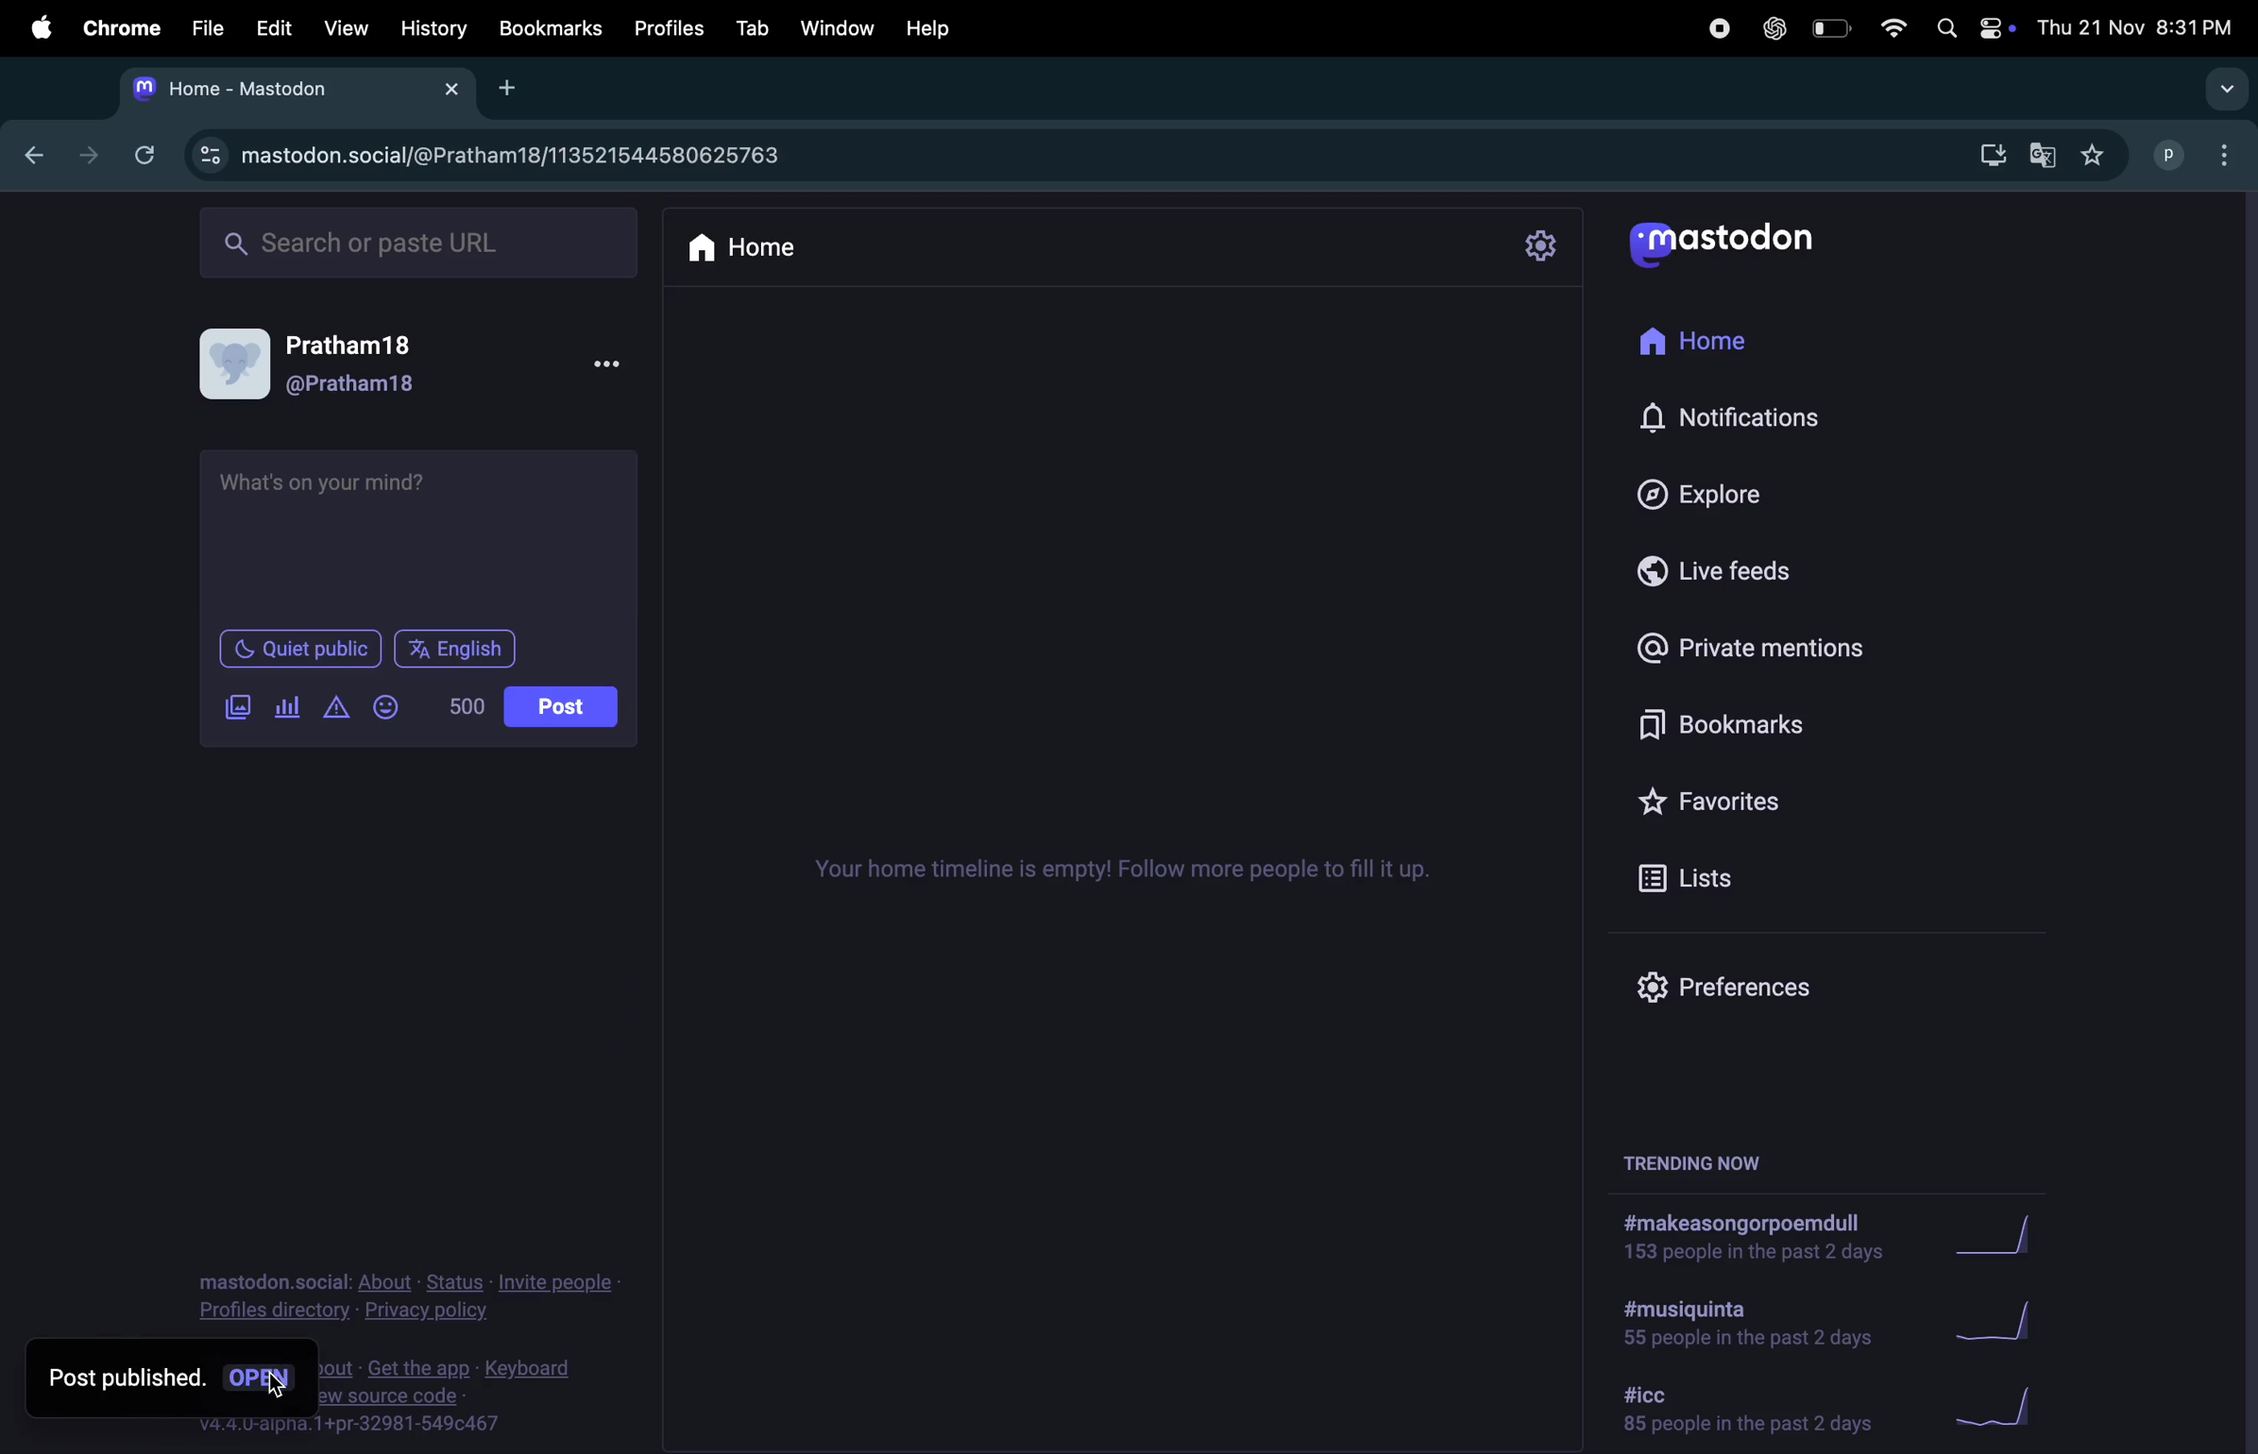 This screenshot has height=1454, width=2258. What do you see at coordinates (924, 29) in the screenshot?
I see `help` at bounding box center [924, 29].